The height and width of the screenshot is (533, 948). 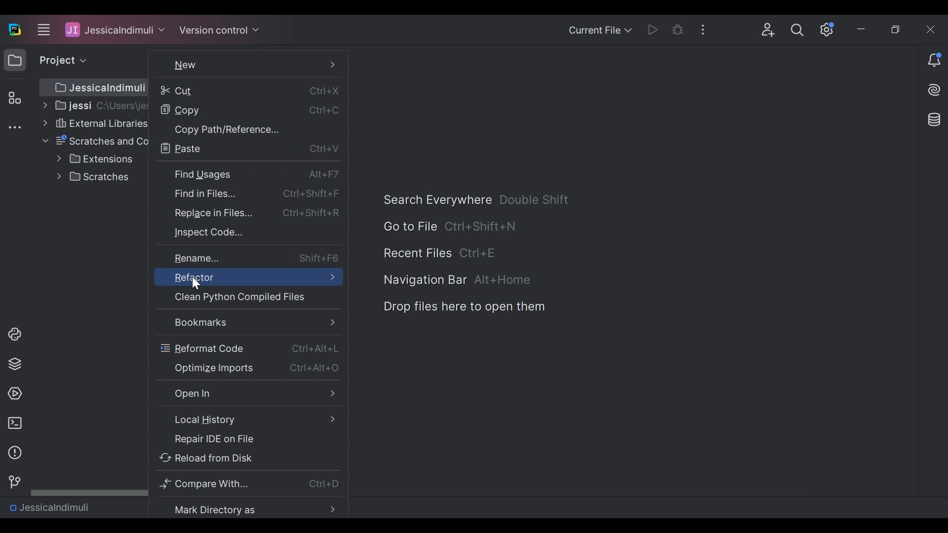 What do you see at coordinates (14, 62) in the screenshot?
I see `folder` at bounding box center [14, 62].